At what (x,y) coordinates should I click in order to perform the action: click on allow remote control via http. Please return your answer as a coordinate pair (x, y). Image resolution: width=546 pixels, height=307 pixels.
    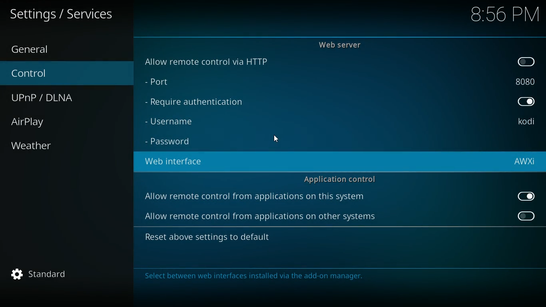
    Looking at the image, I should click on (211, 61).